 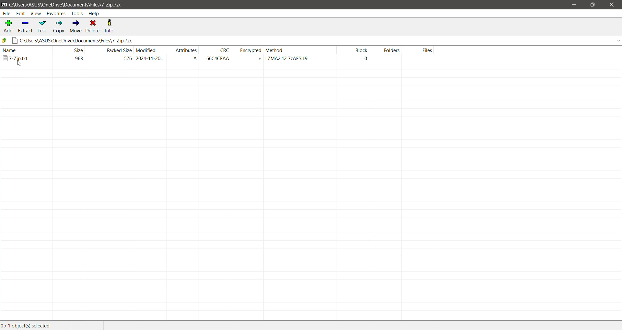 I want to click on Current Folder Path, so click(x=316, y=39).